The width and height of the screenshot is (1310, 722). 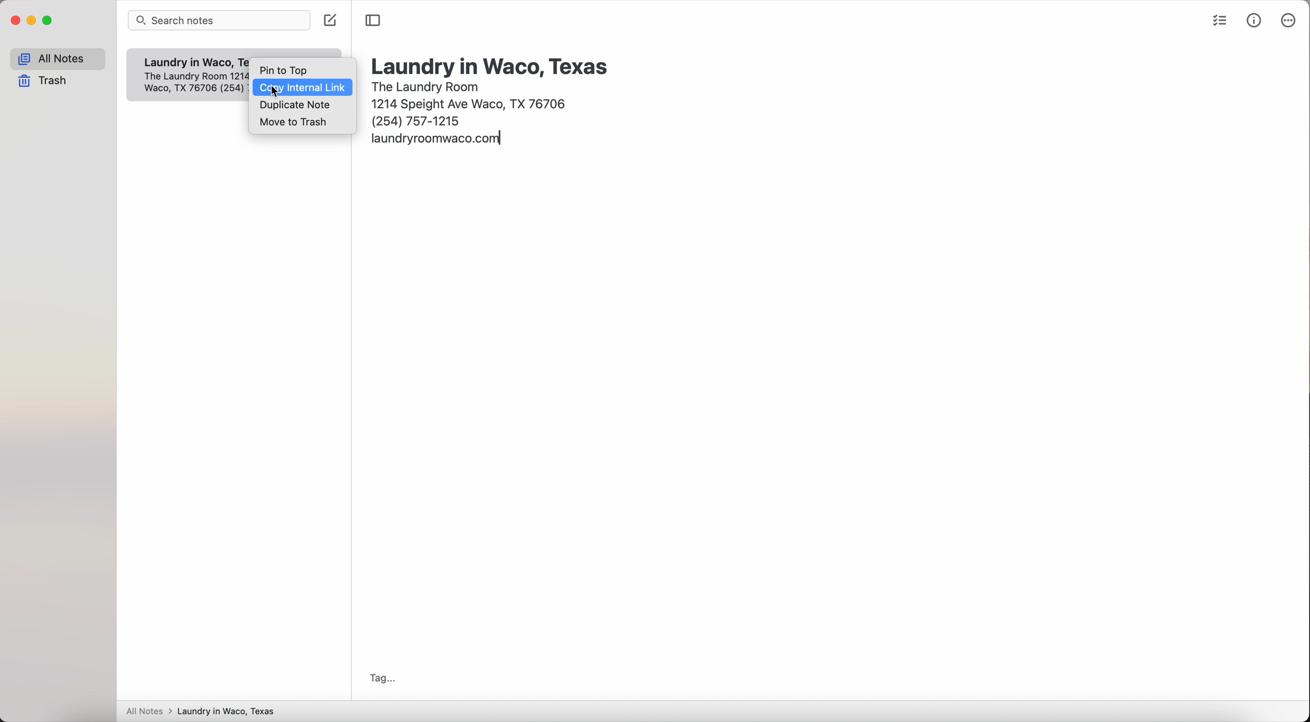 What do you see at coordinates (48, 20) in the screenshot?
I see `maximize app` at bounding box center [48, 20].